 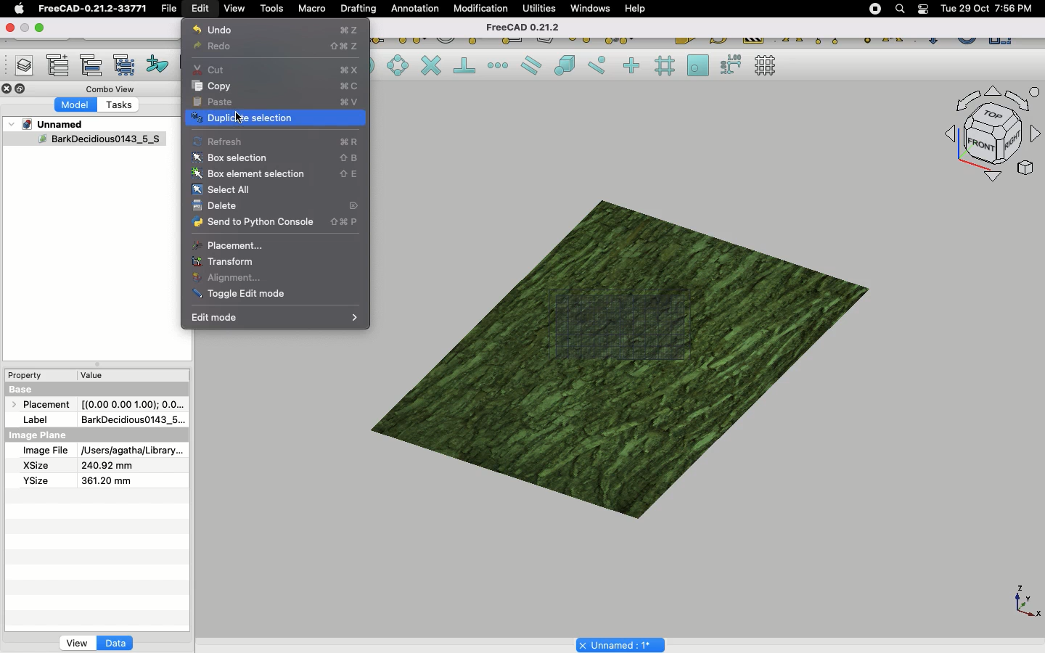 What do you see at coordinates (415, 8) in the screenshot?
I see `Annotation` at bounding box center [415, 8].